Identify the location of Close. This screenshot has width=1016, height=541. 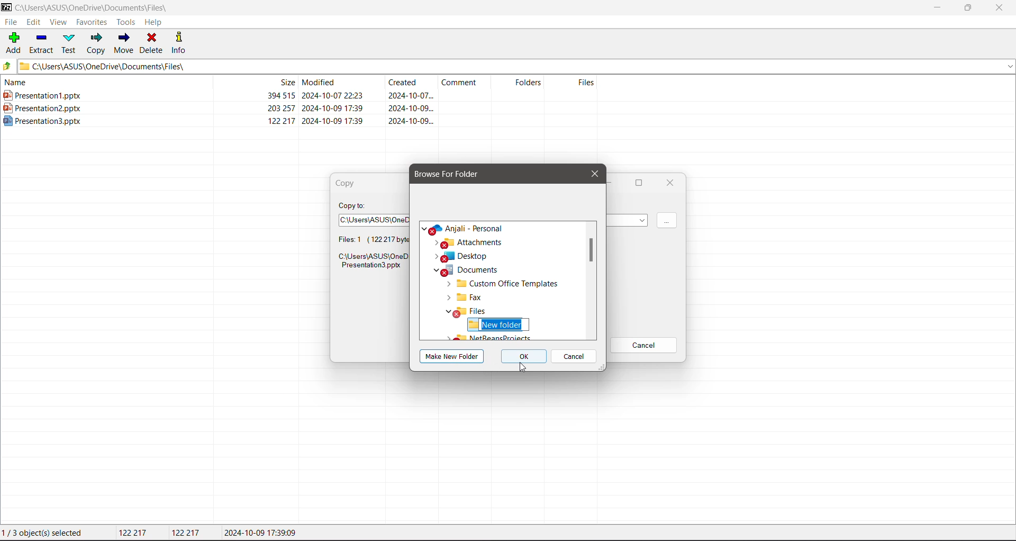
(1002, 8).